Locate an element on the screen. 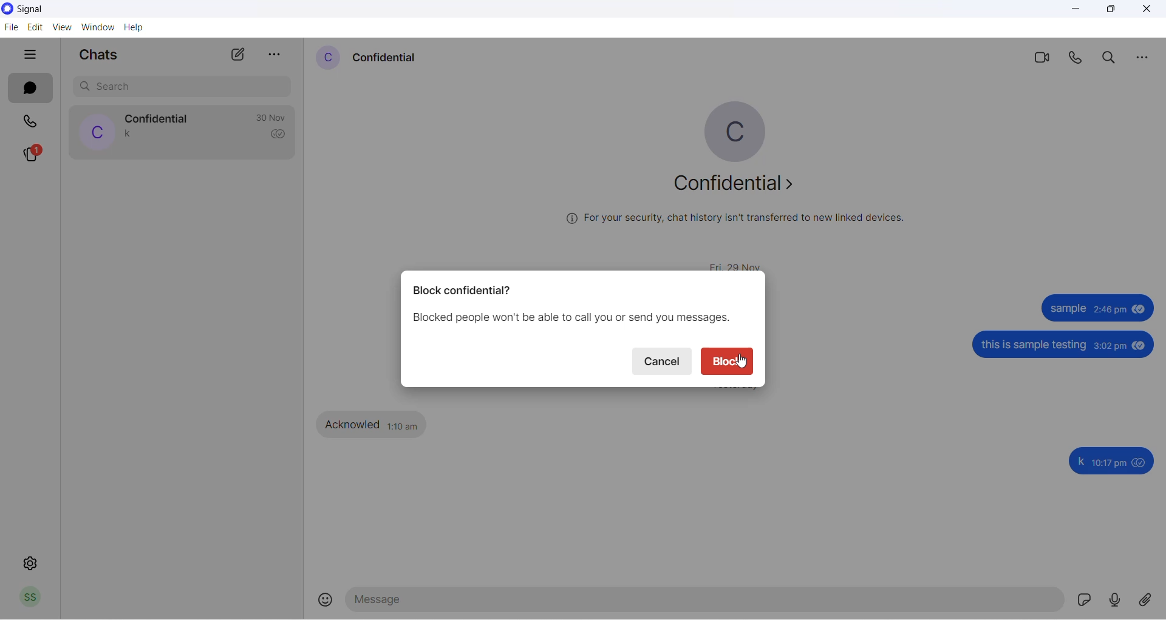 Image resolution: width=1166 pixels, height=620 pixels. minimize is located at coordinates (1079, 11).